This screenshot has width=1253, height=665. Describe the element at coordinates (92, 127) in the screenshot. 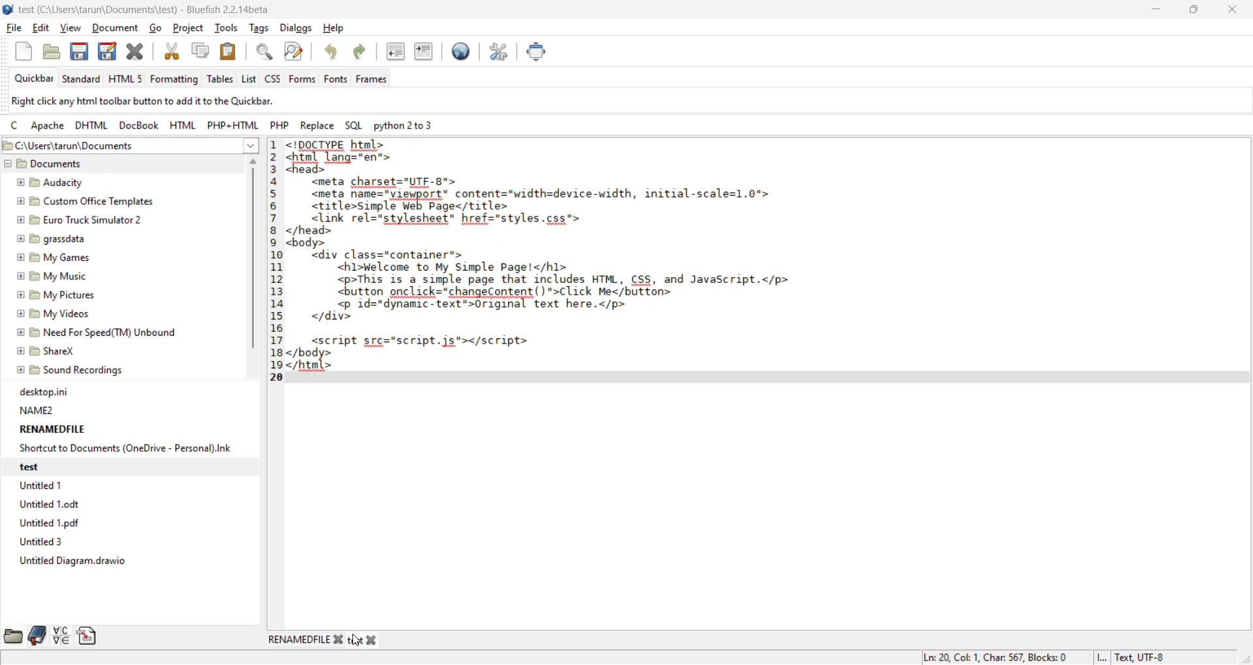

I see `dhtml` at that location.